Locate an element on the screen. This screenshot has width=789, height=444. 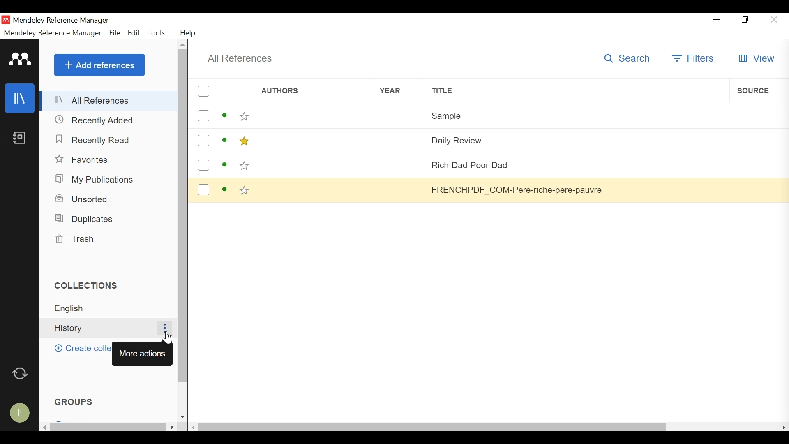
Edit is located at coordinates (134, 33).